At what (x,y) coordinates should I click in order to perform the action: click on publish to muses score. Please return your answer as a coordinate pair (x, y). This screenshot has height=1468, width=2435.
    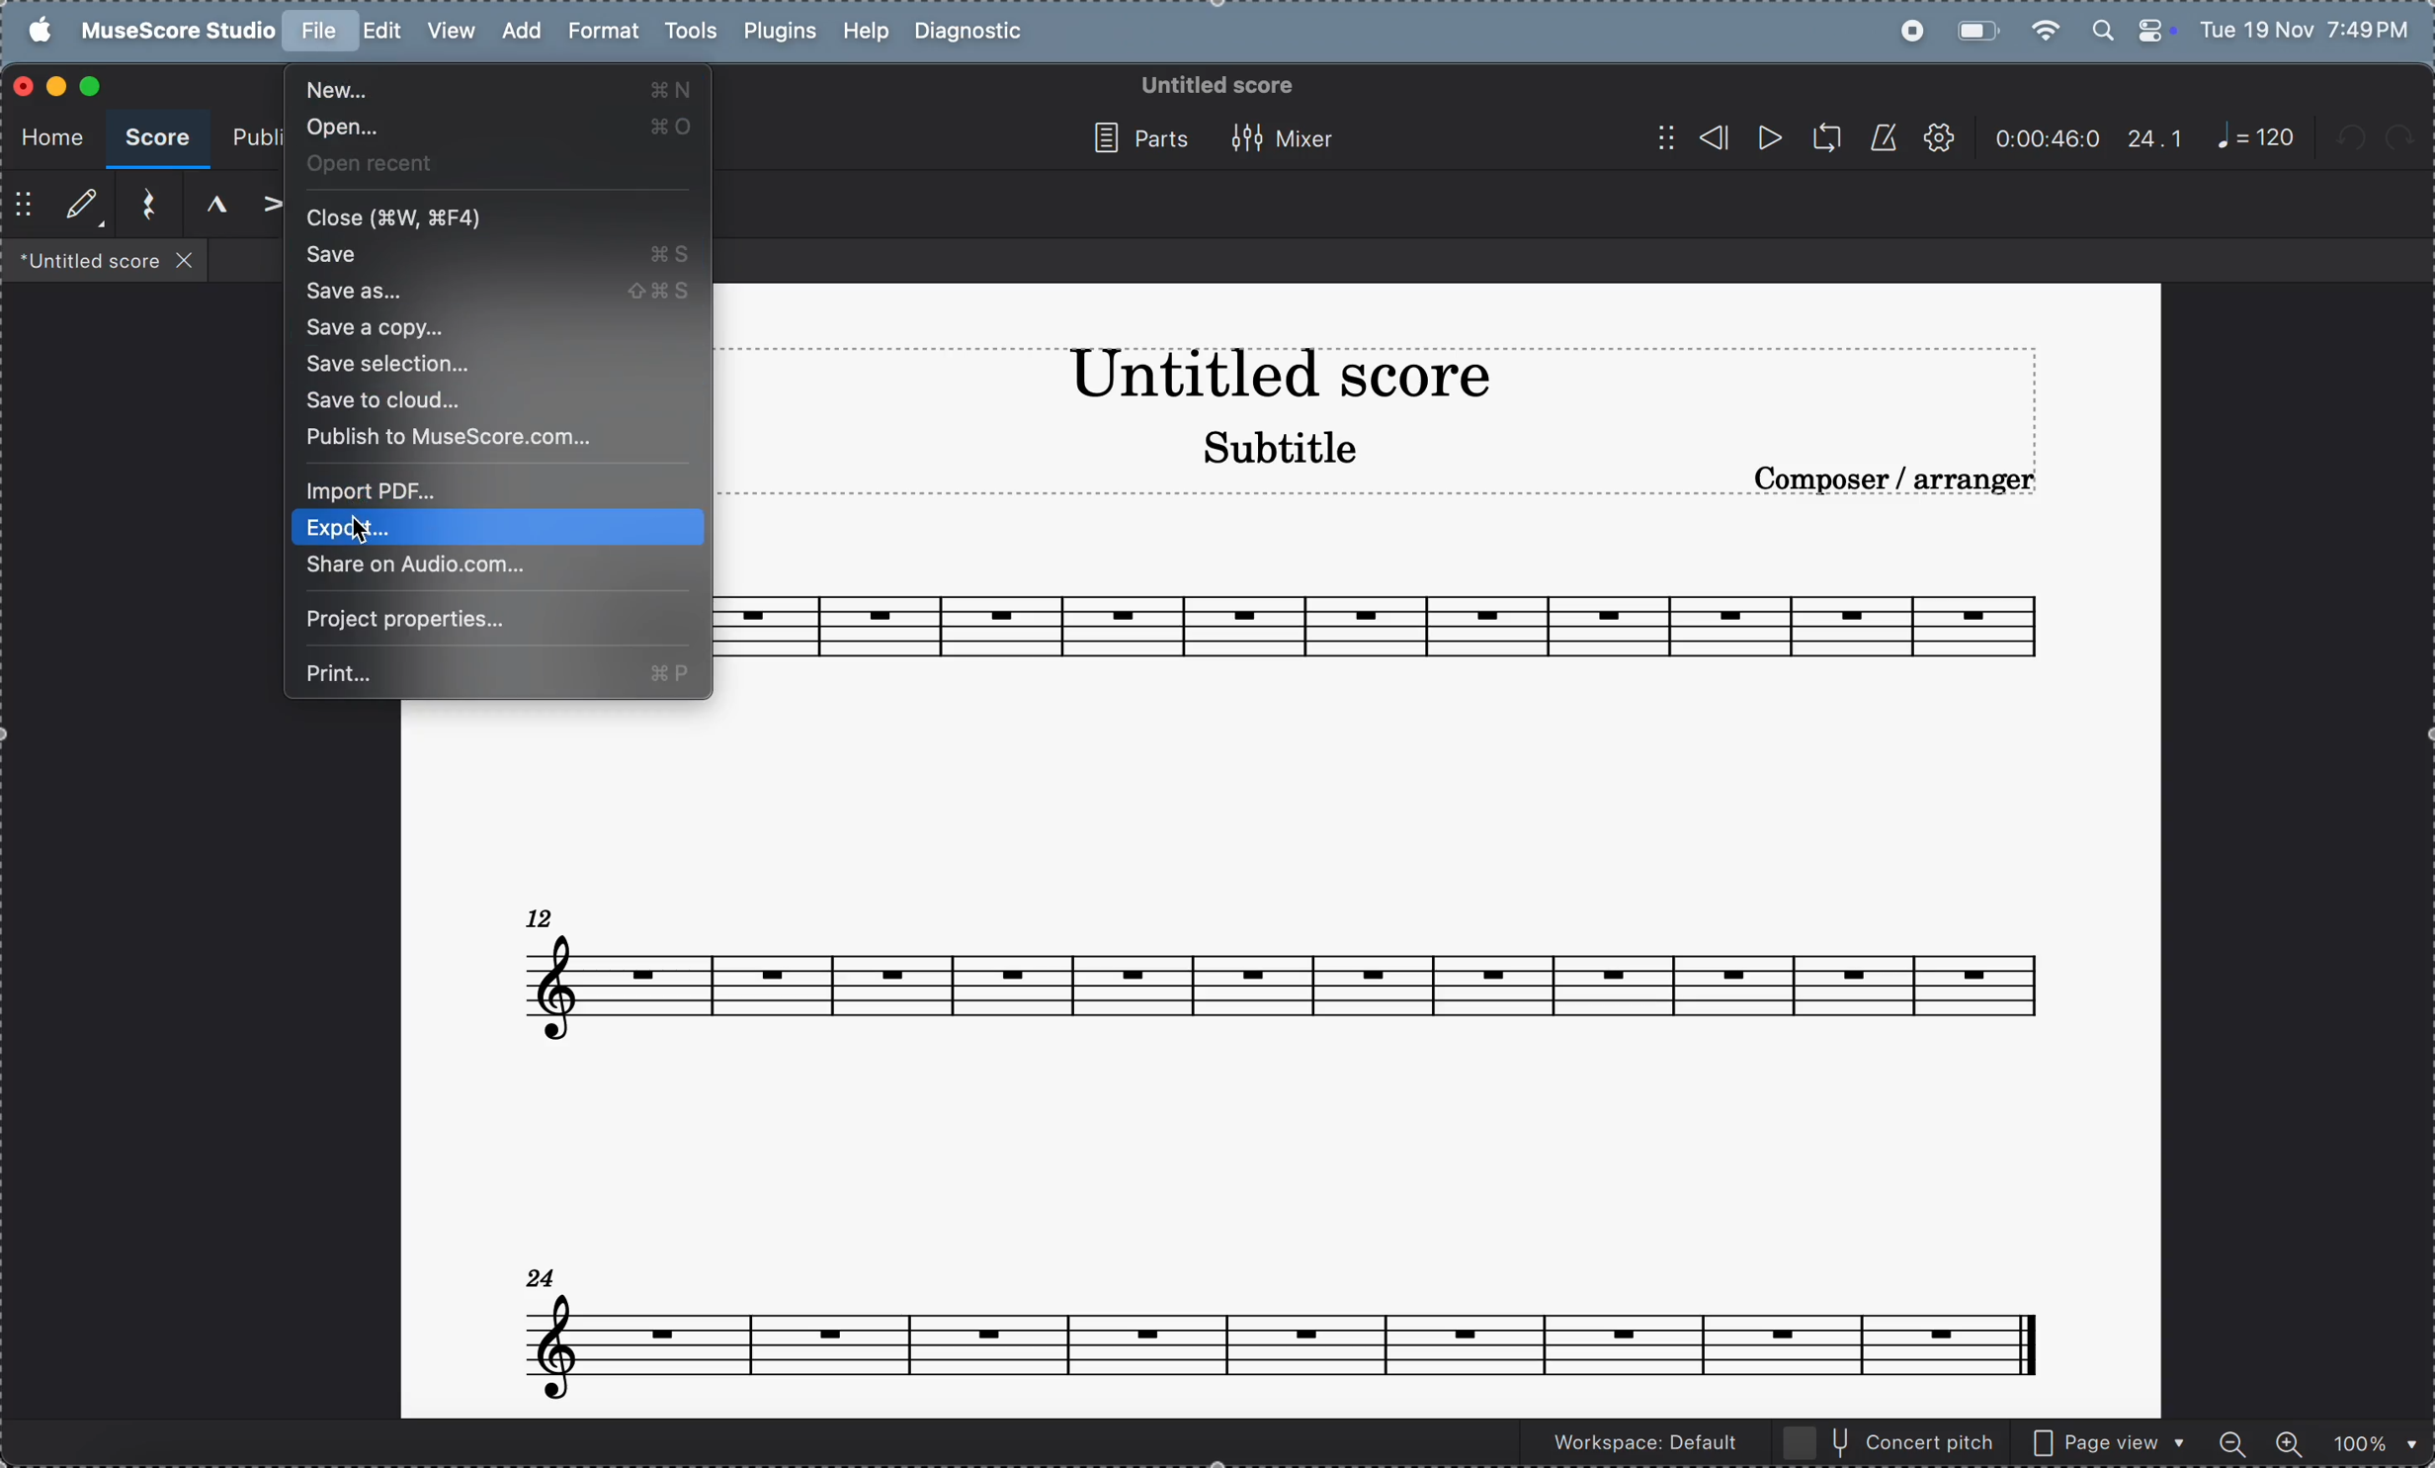
    Looking at the image, I should click on (497, 438).